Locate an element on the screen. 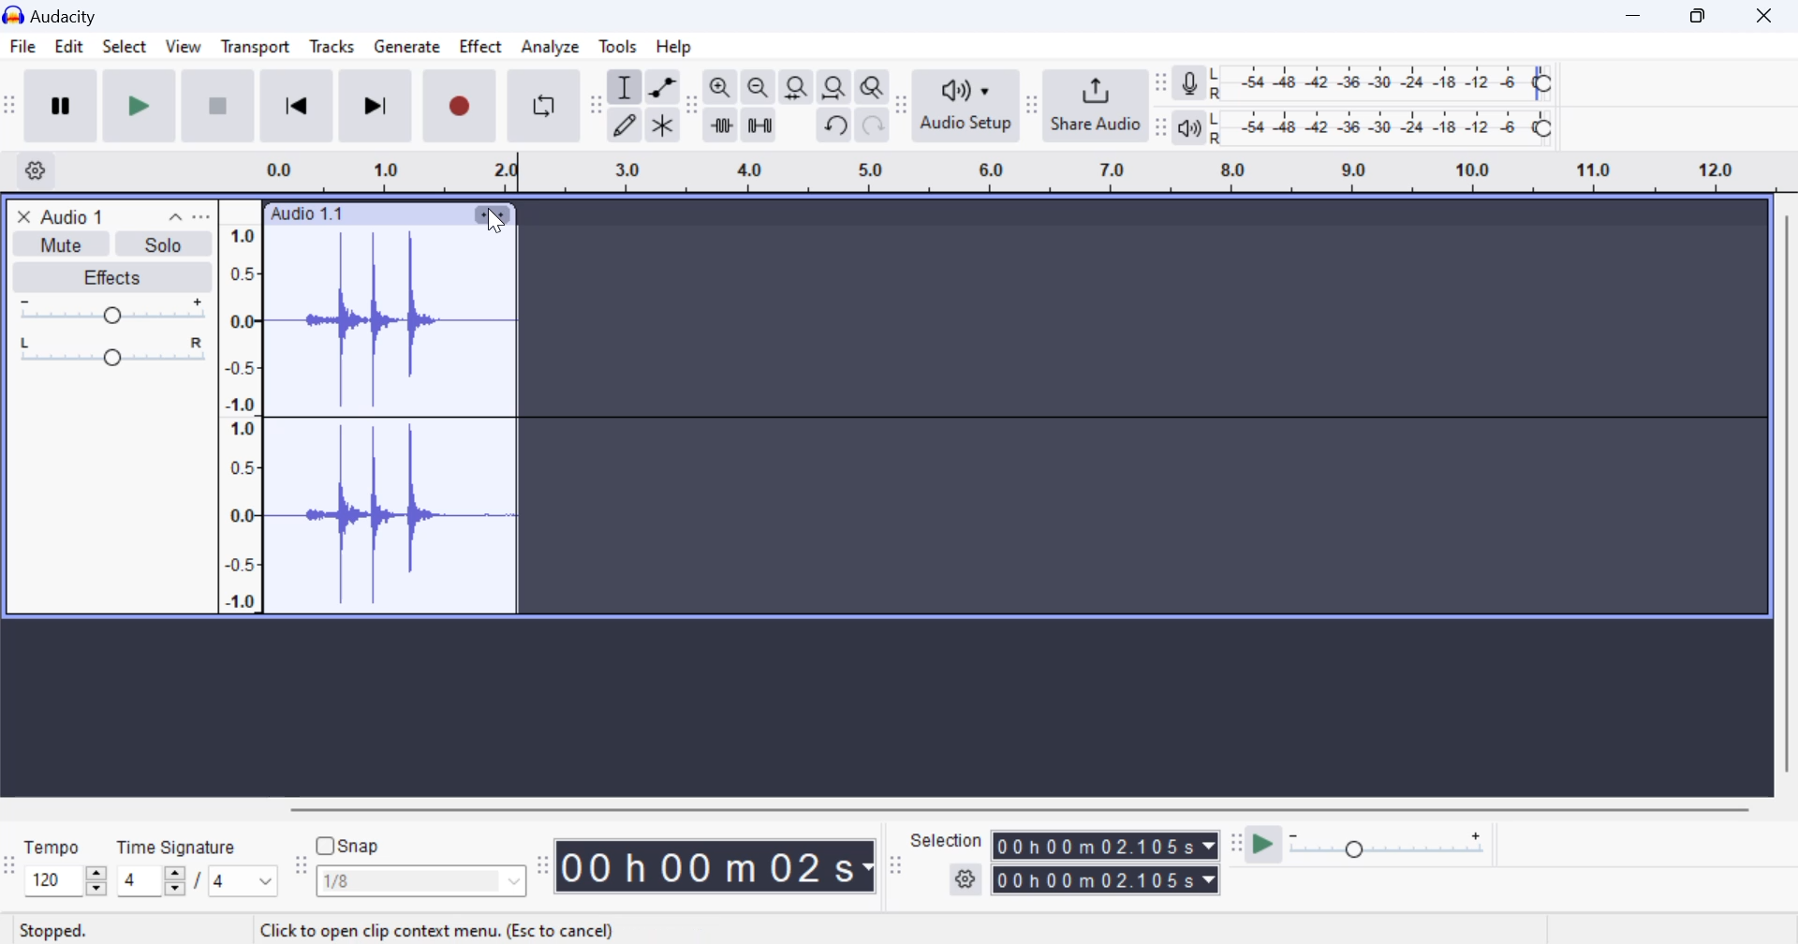 Image resolution: width=1798 pixels, height=944 pixels. vertical scrollbar is located at coordinates (1785, 501).